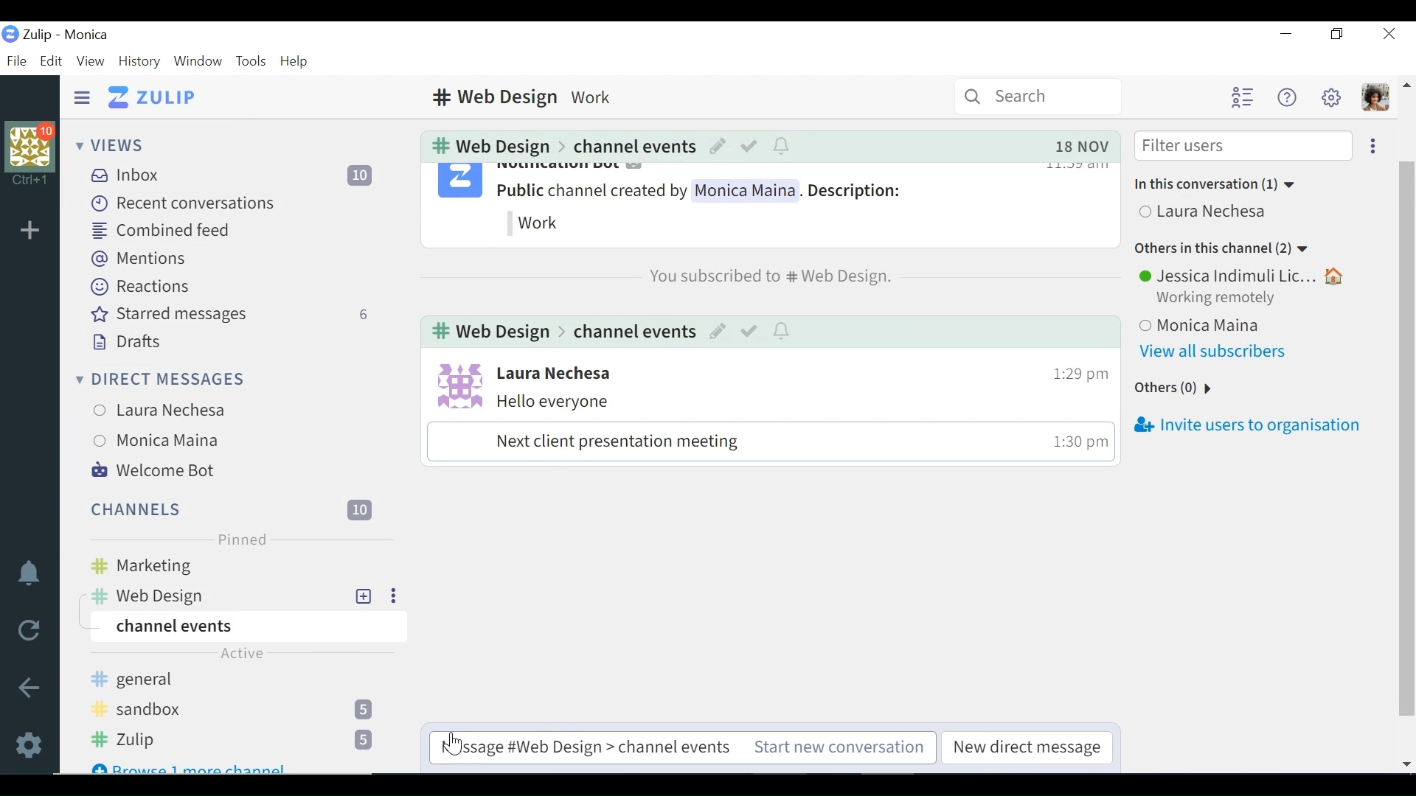 This screenshot has height=796, width=1416. Describe the element at coordinates (654, 747) in the screenshot. I see `Start new conversation` at that location.